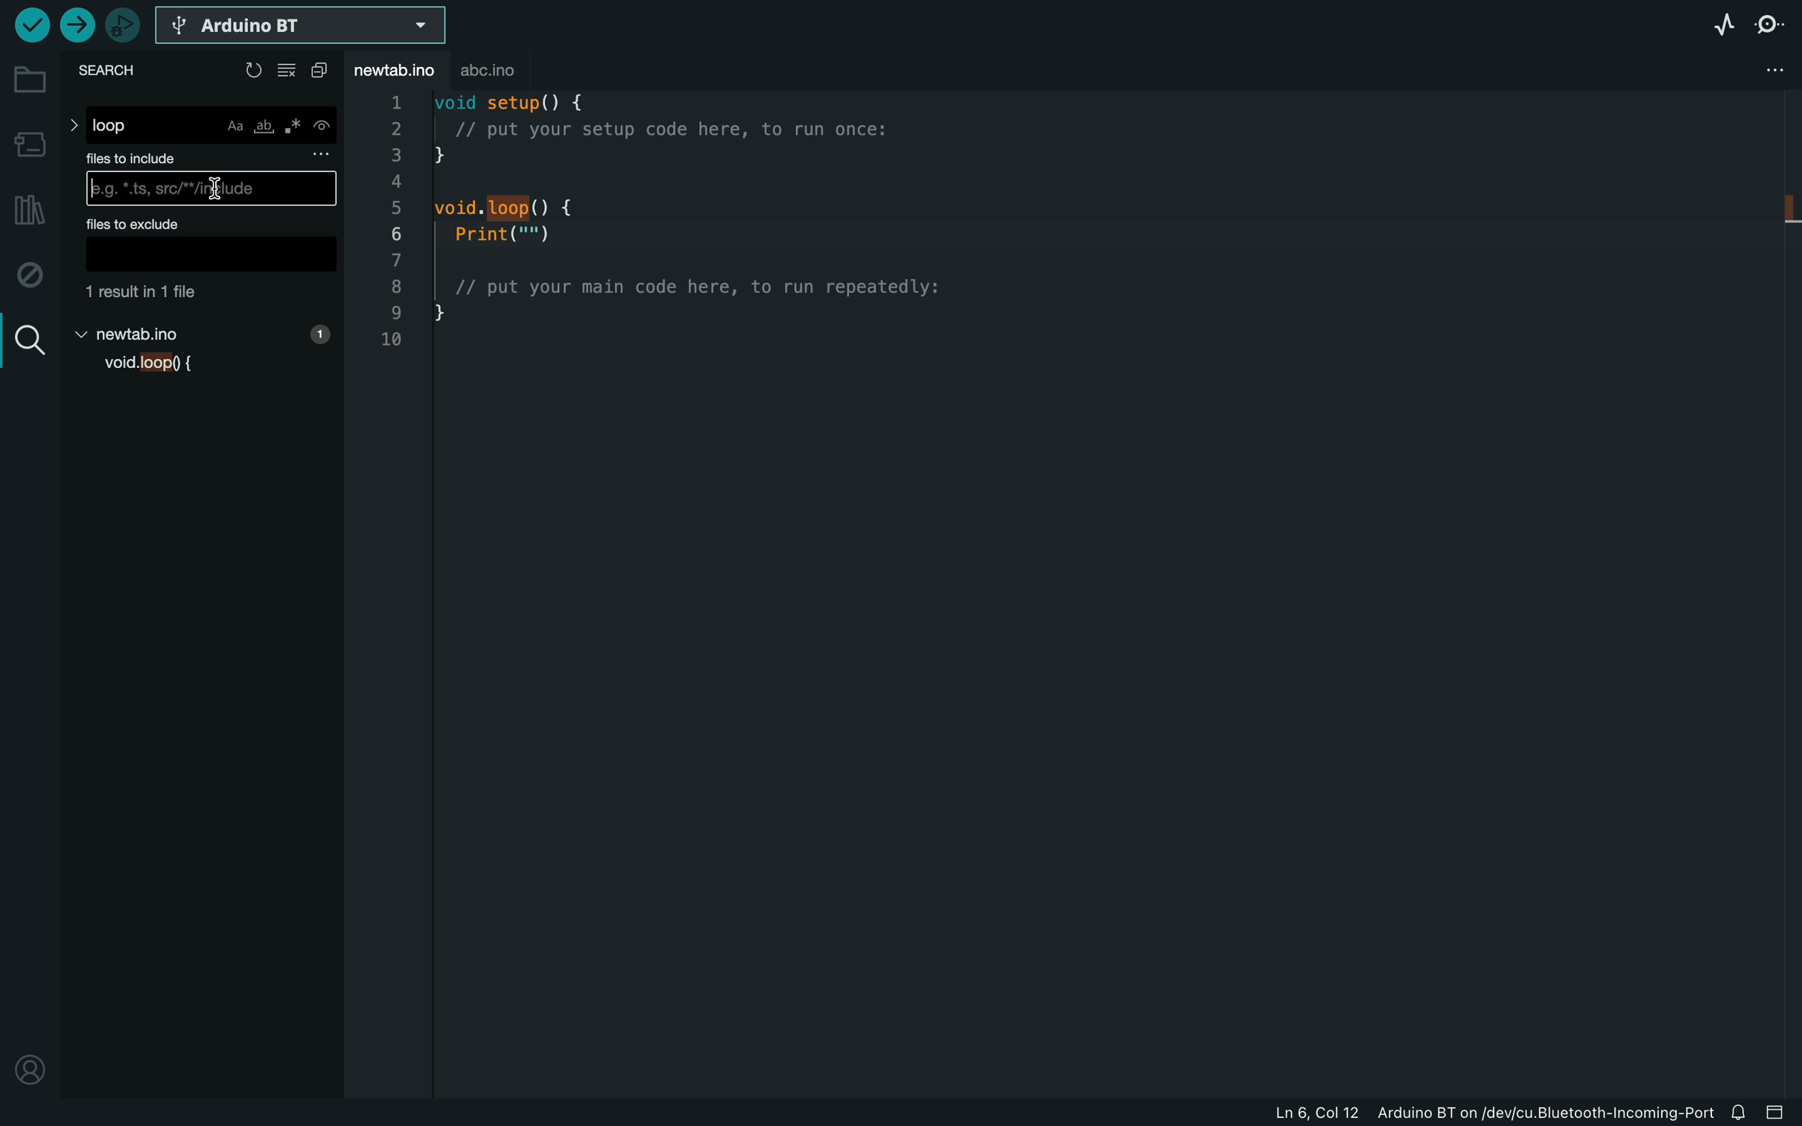  Describe the element at coordinates (79, 25) in the screenshot. I see `upload` at that location.